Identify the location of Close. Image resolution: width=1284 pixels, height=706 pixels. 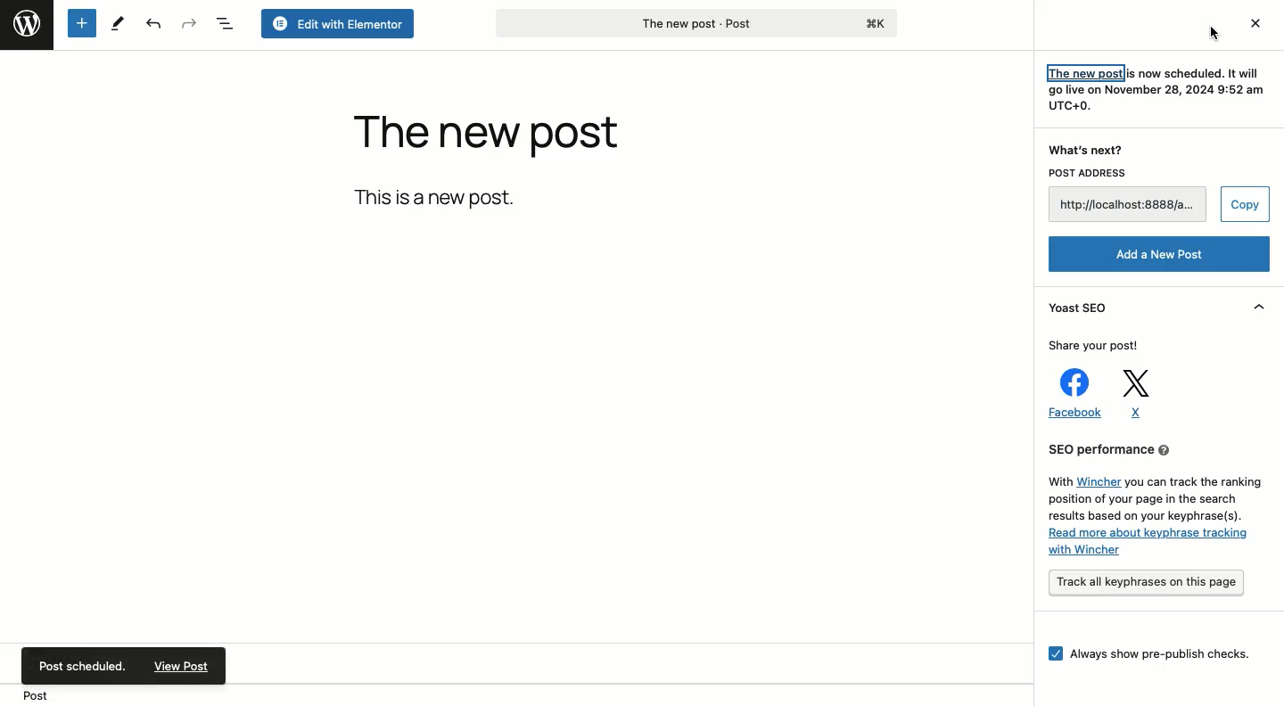
(1257, 21).